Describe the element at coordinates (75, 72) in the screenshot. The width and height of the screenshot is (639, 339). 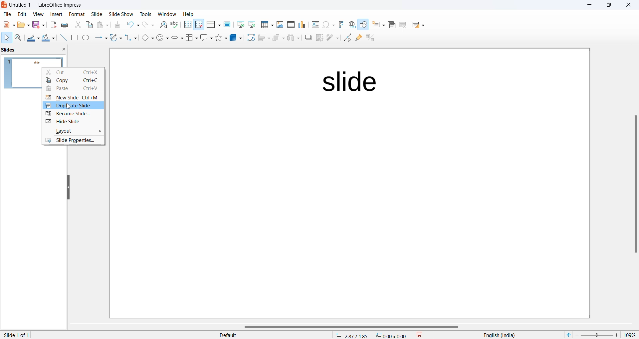
I see `Cut` at that location.